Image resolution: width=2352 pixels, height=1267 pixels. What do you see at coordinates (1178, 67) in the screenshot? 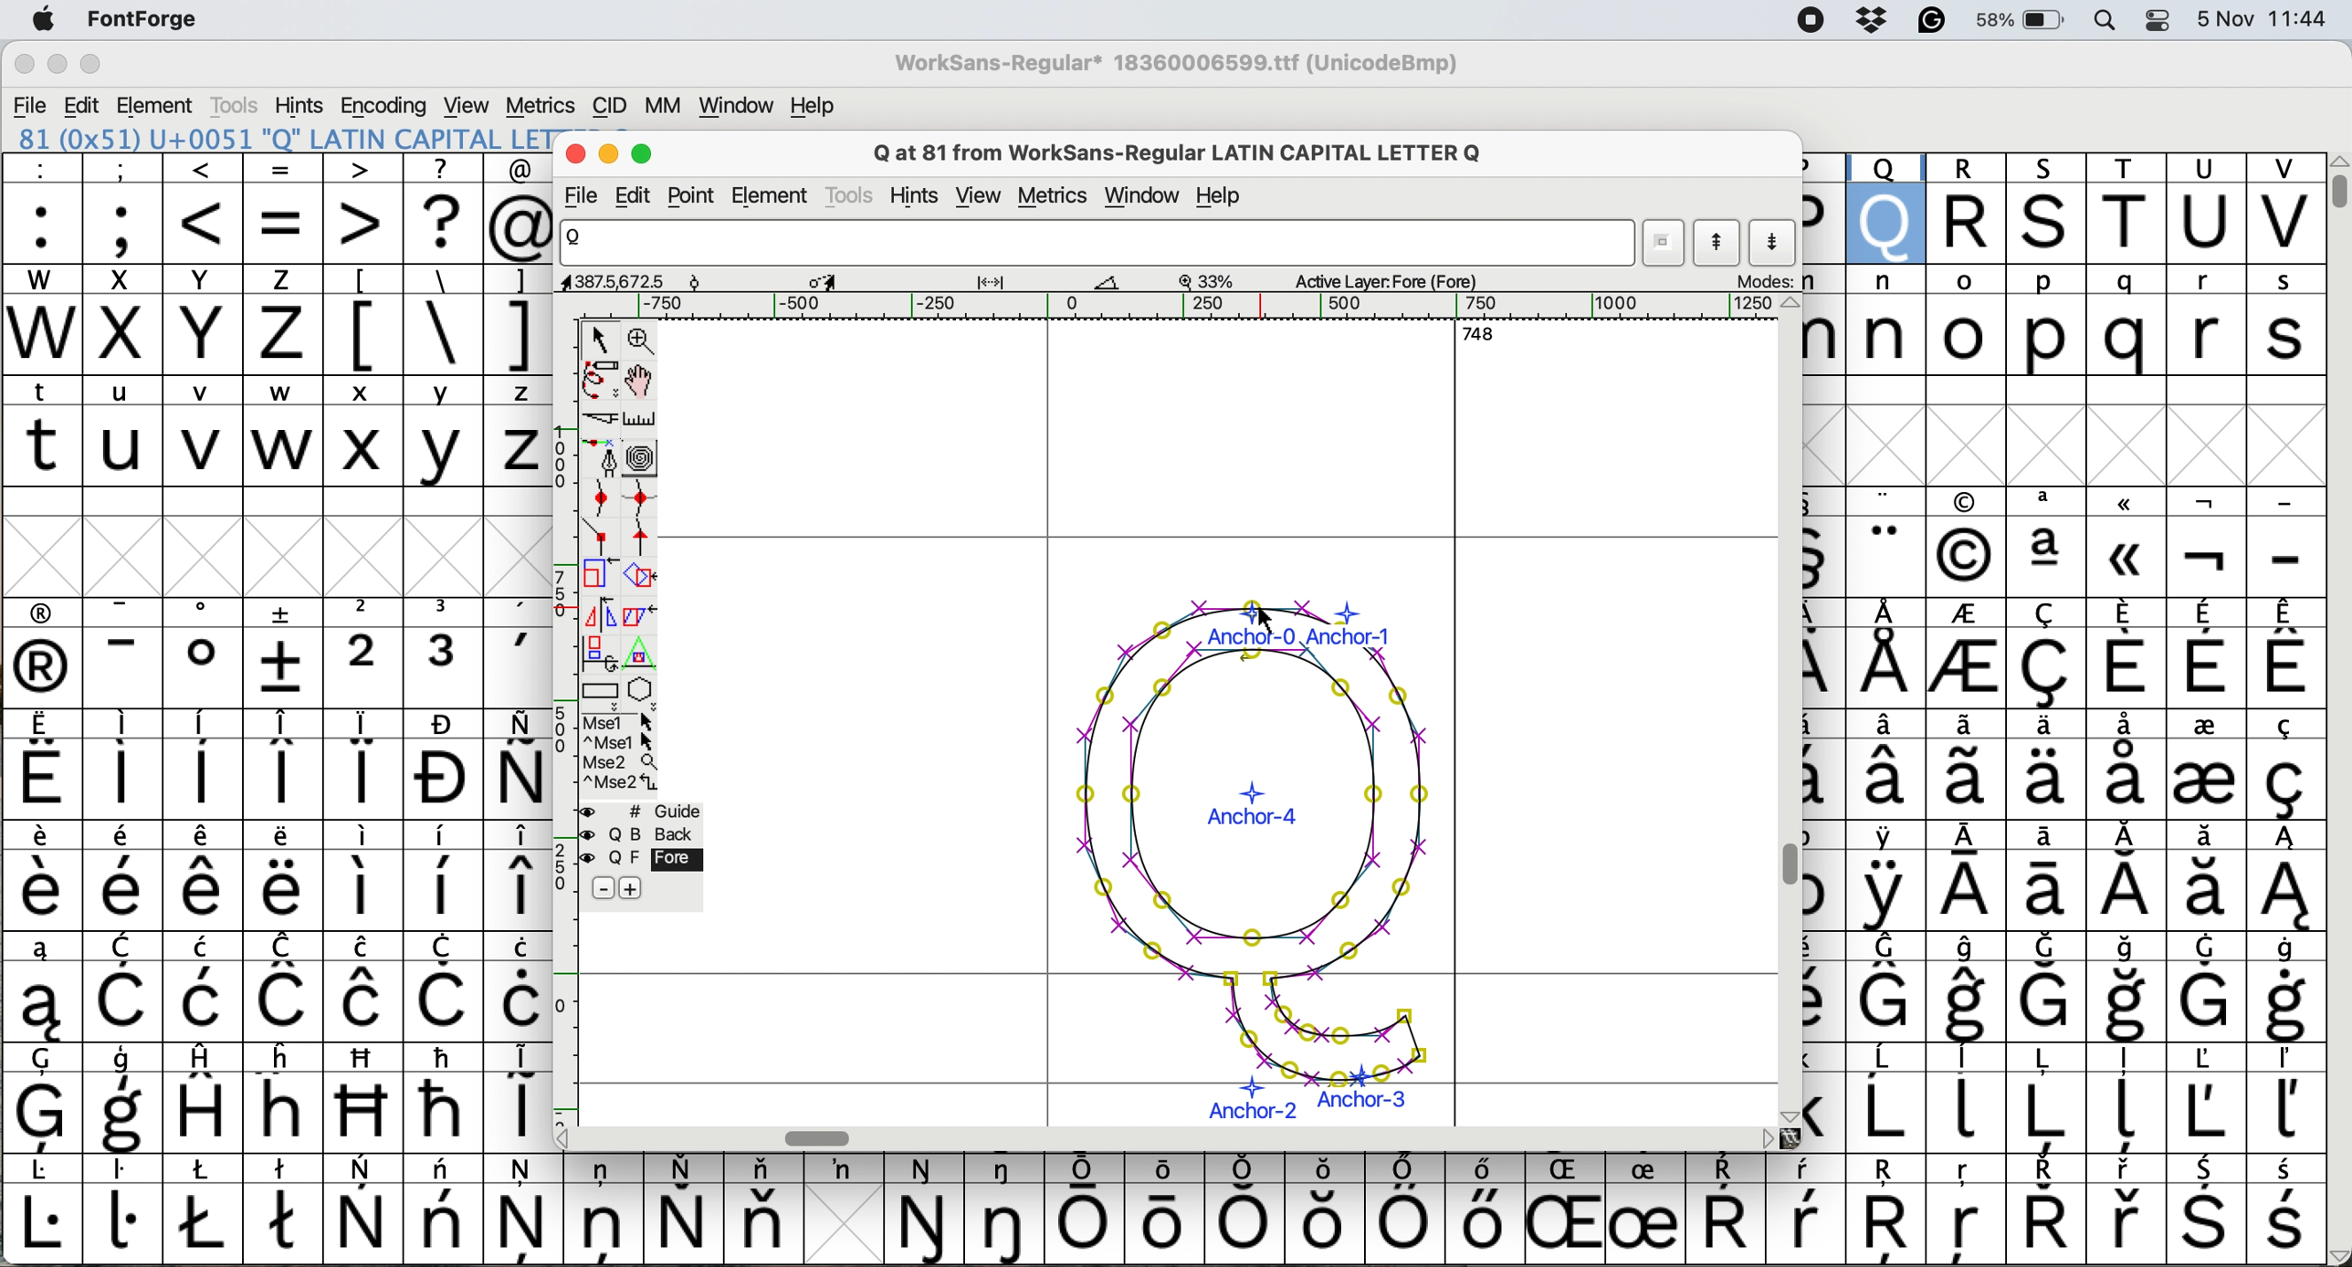
I see `WorkSans-Regular* 18360006599.ttf (UnicodeBmp)` at bounding box center [1178, 67].